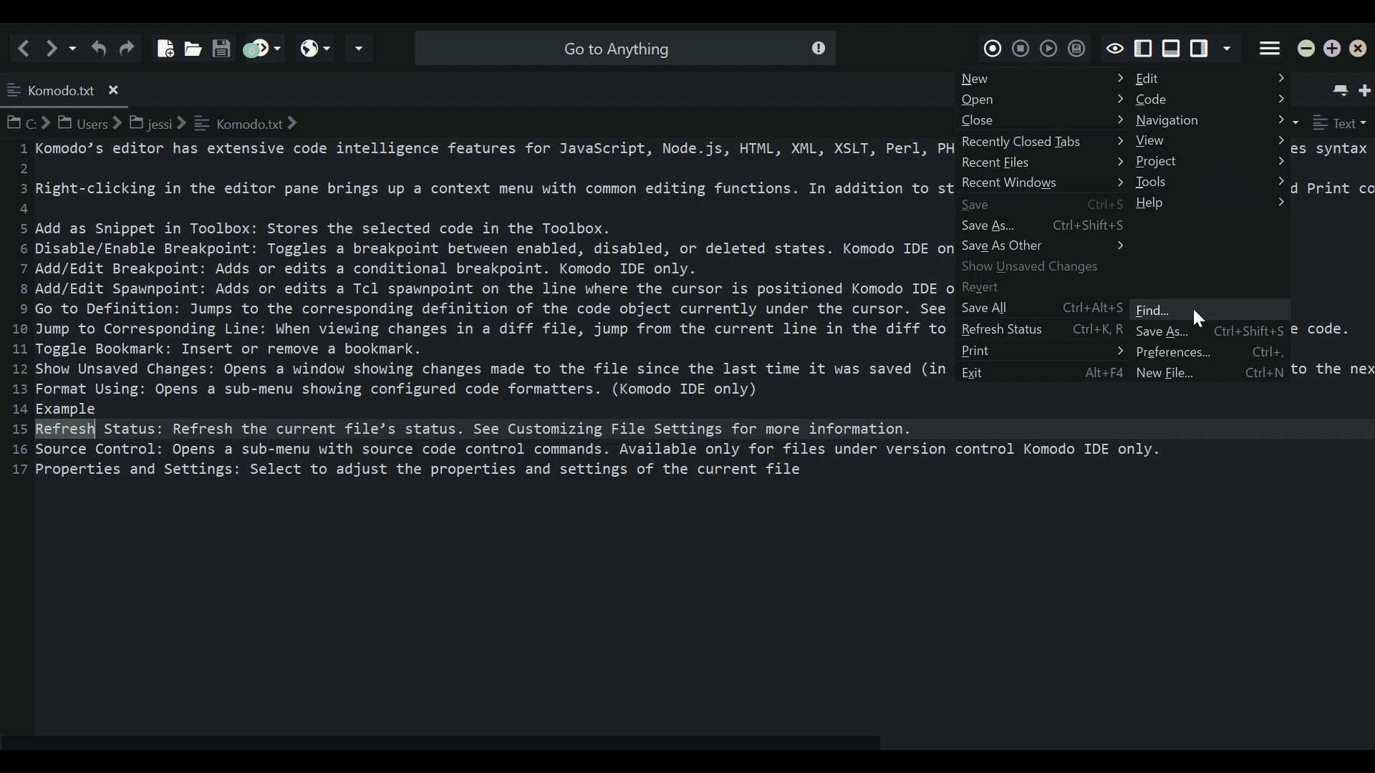 The height and width of the screenshot is (773, 1375). What do you see at coordinates (1230, 49) in the screenshot?
I see `Show specific Sidebar ` at bounding box center [1230, 49].